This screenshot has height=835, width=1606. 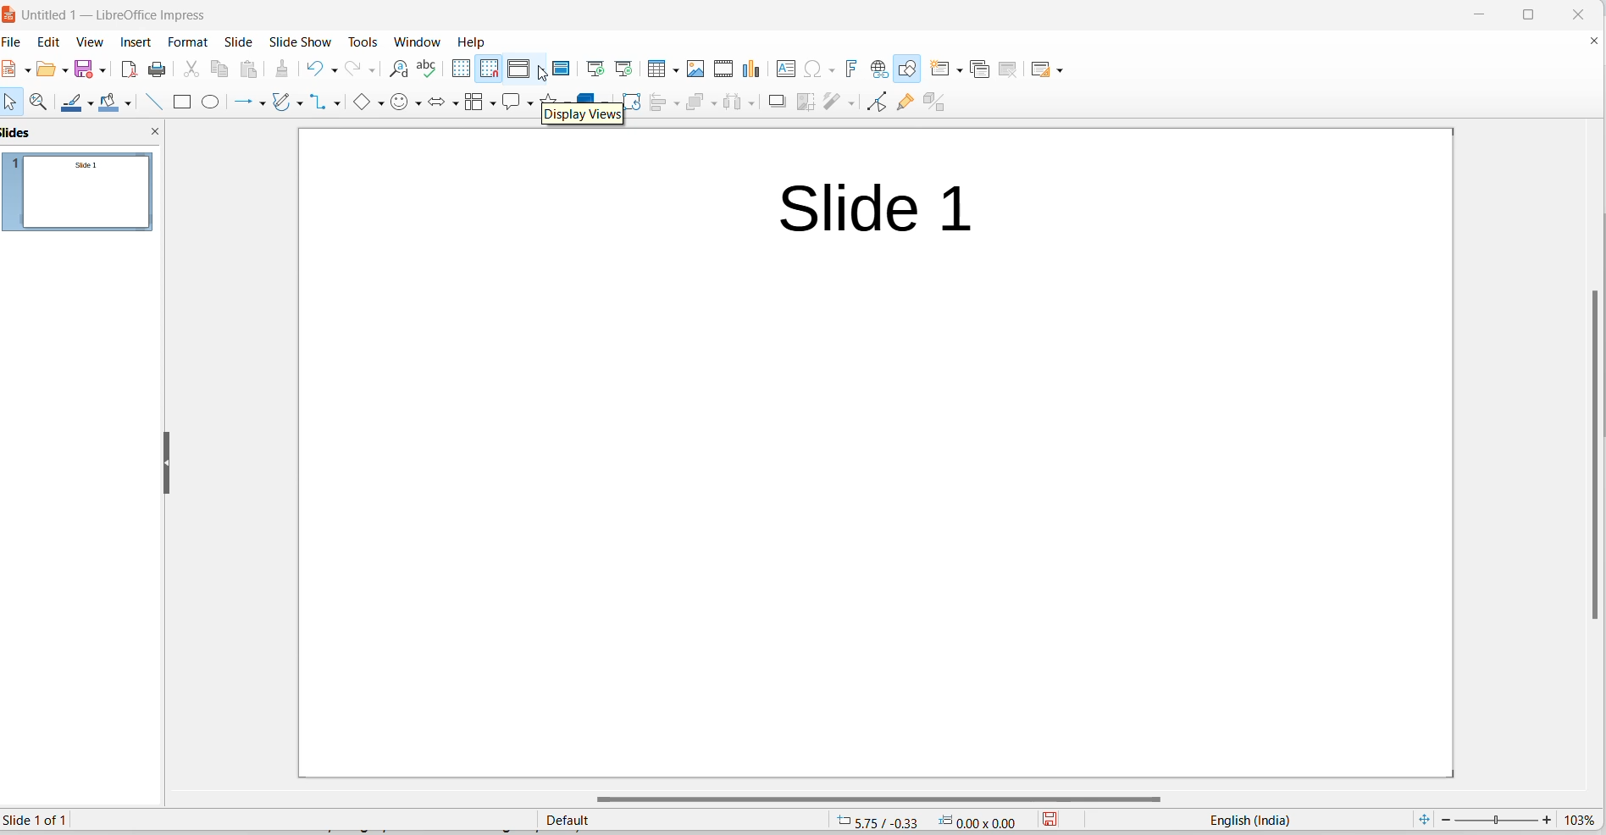 I want to click on insert images, so click(x=698, y=70).